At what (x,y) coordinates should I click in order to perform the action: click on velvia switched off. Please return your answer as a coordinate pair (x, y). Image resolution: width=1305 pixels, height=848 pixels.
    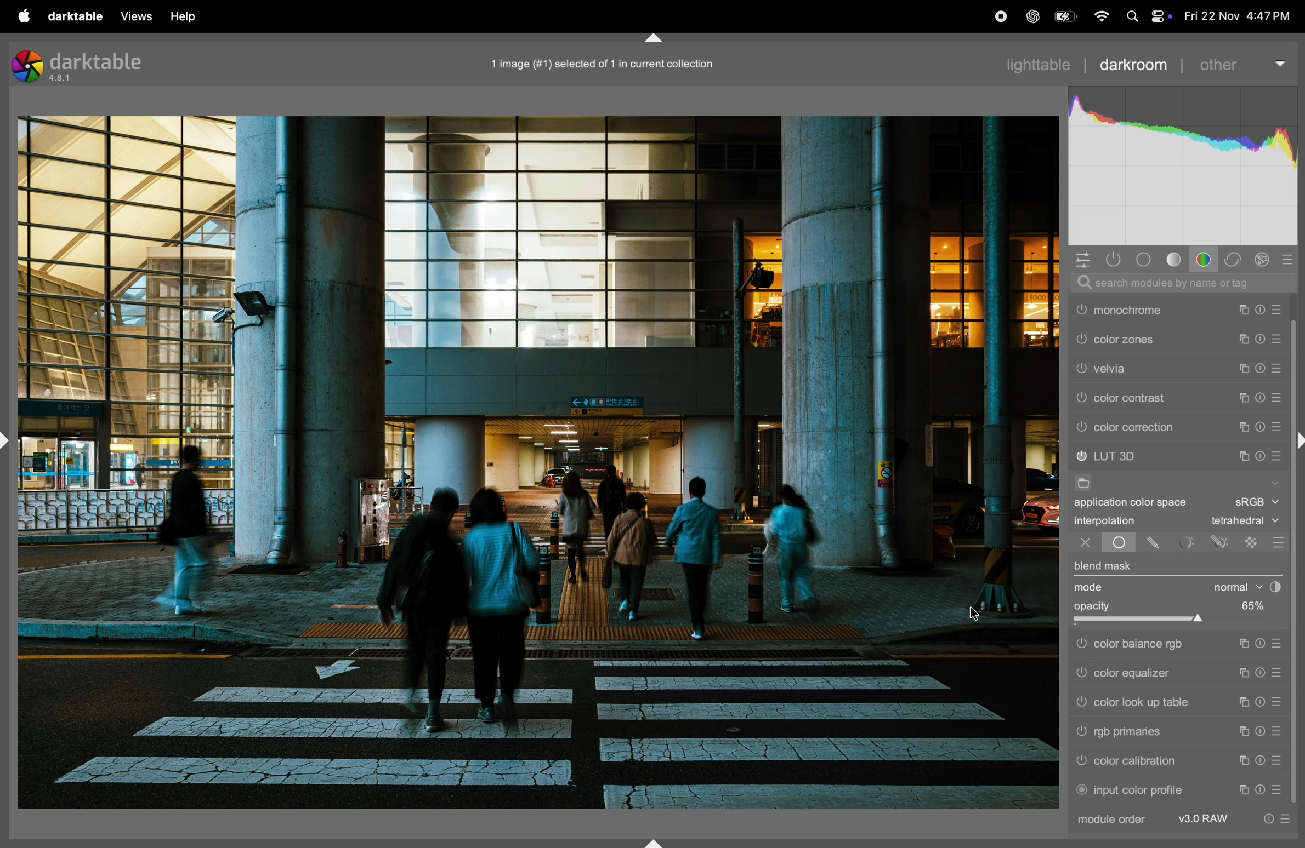
    Looking at the image, I should click on (1080, 396).